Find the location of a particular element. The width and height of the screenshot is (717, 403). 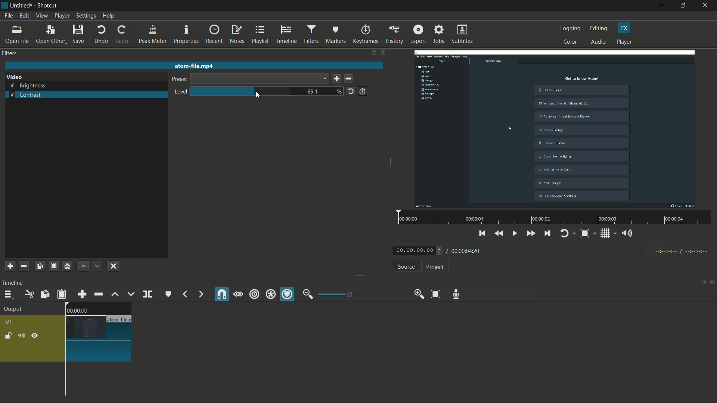

copy is located at coordinates (44, 294).